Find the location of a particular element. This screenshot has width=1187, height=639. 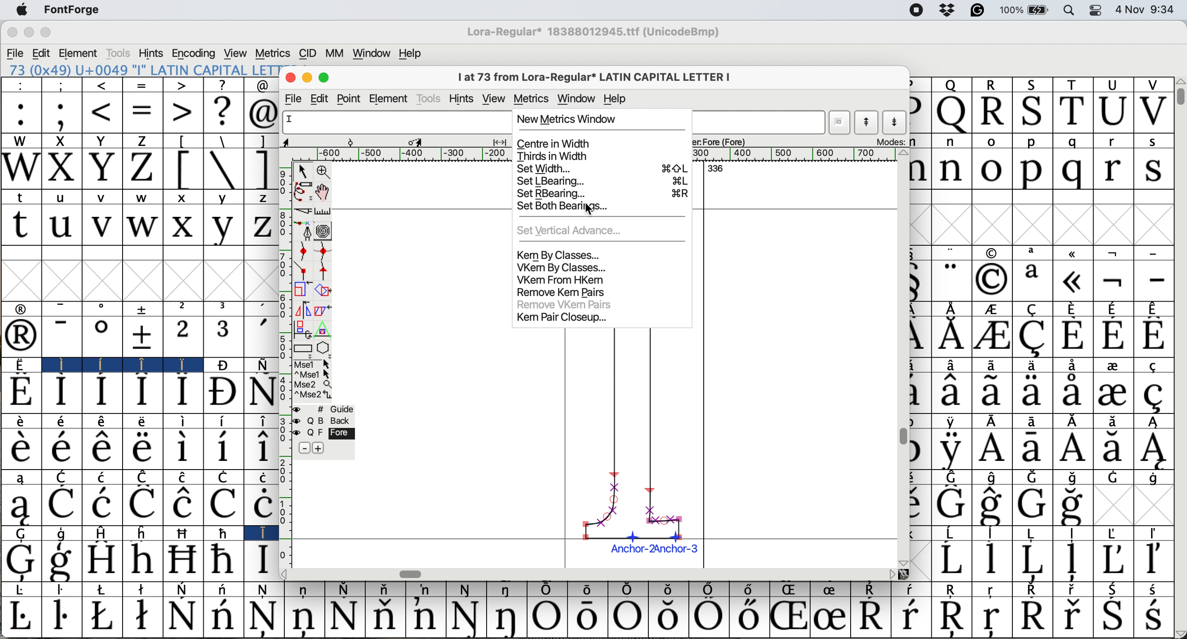

metrics is located at coordinates (532, 97).